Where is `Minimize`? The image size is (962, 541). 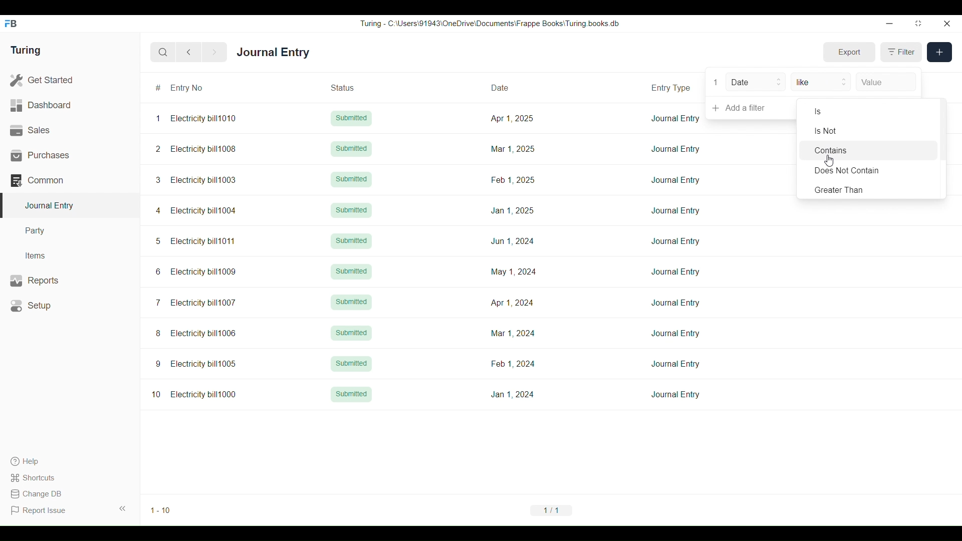 Minimize is located at coordinates (890, 24).